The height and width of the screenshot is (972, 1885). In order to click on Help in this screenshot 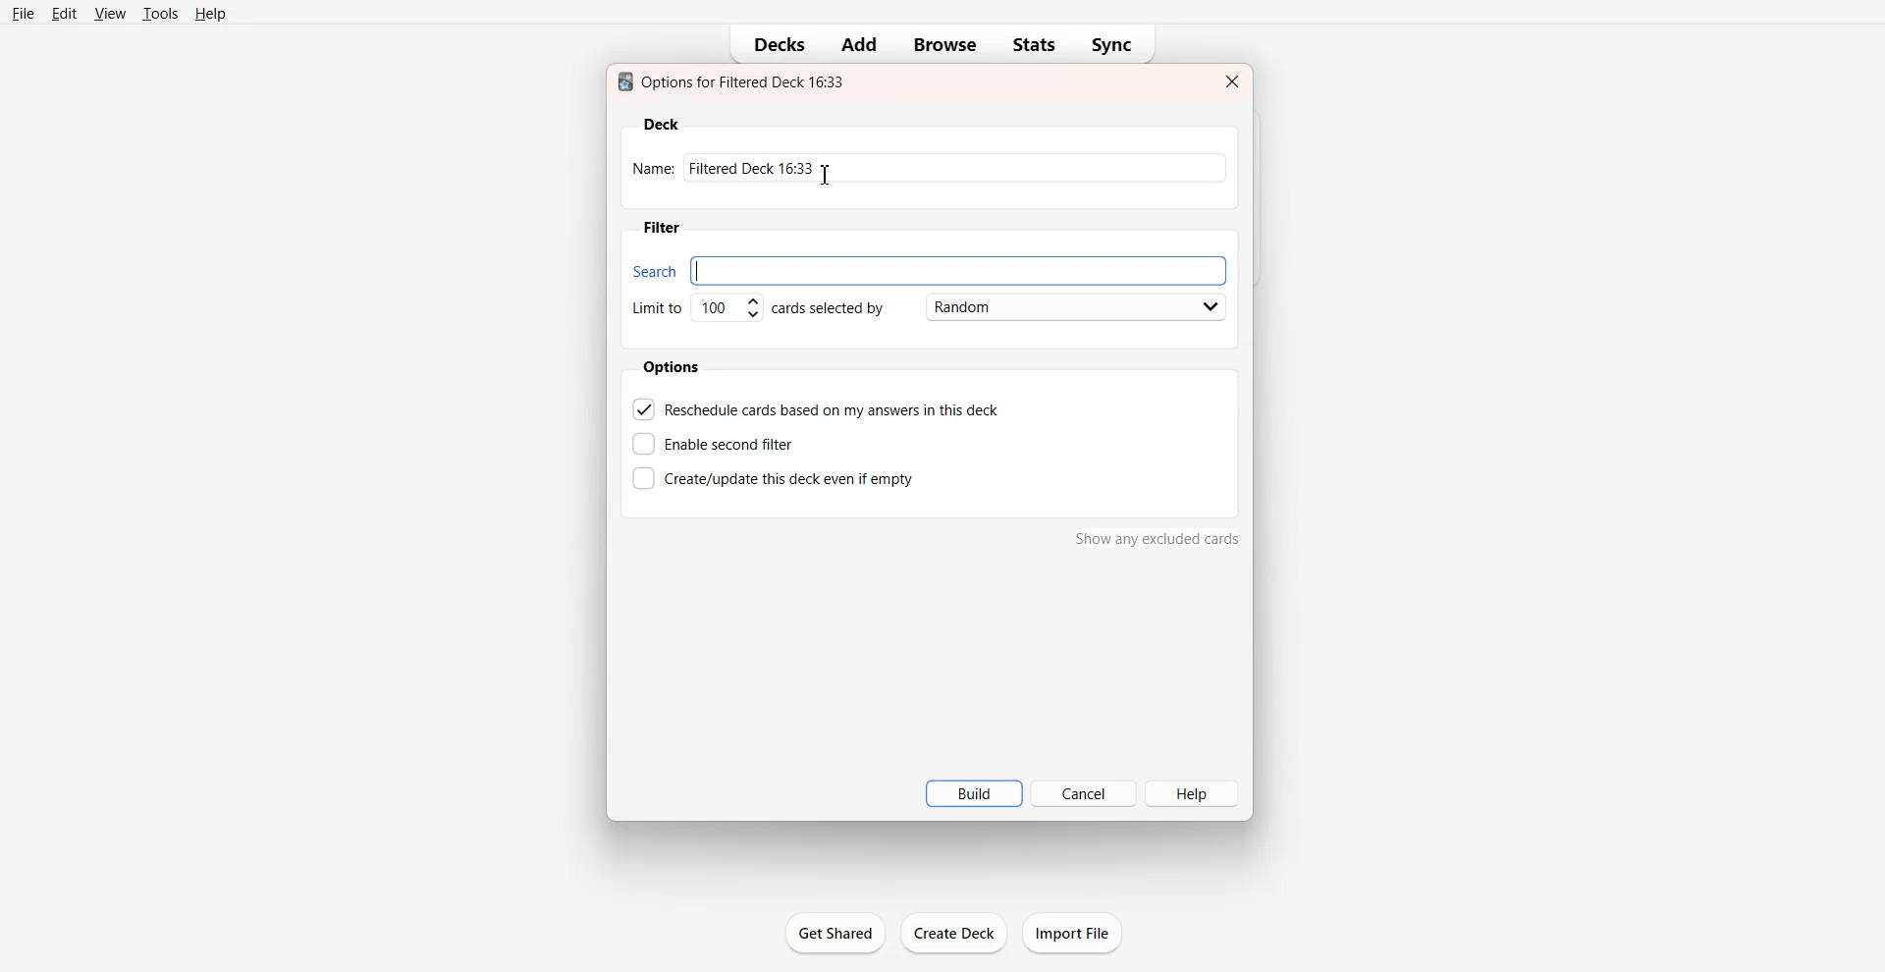, I will do `click(1193, 792)`.